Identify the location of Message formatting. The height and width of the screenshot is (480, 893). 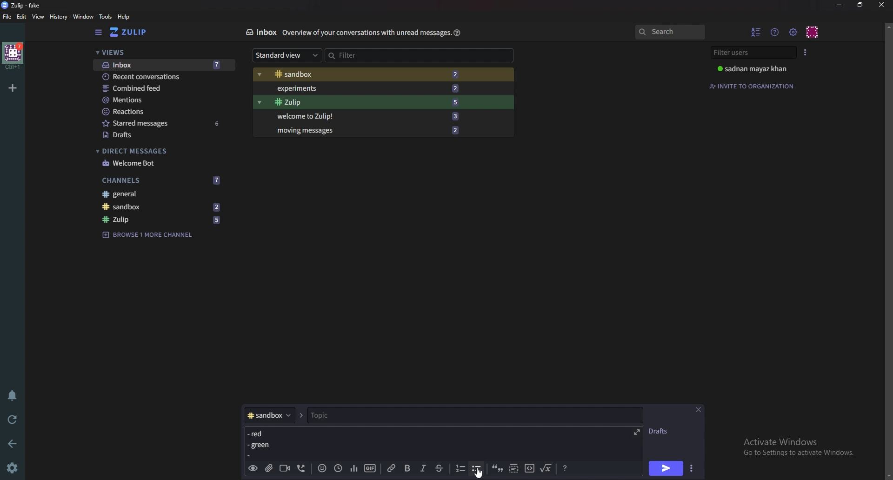
(566, 467).